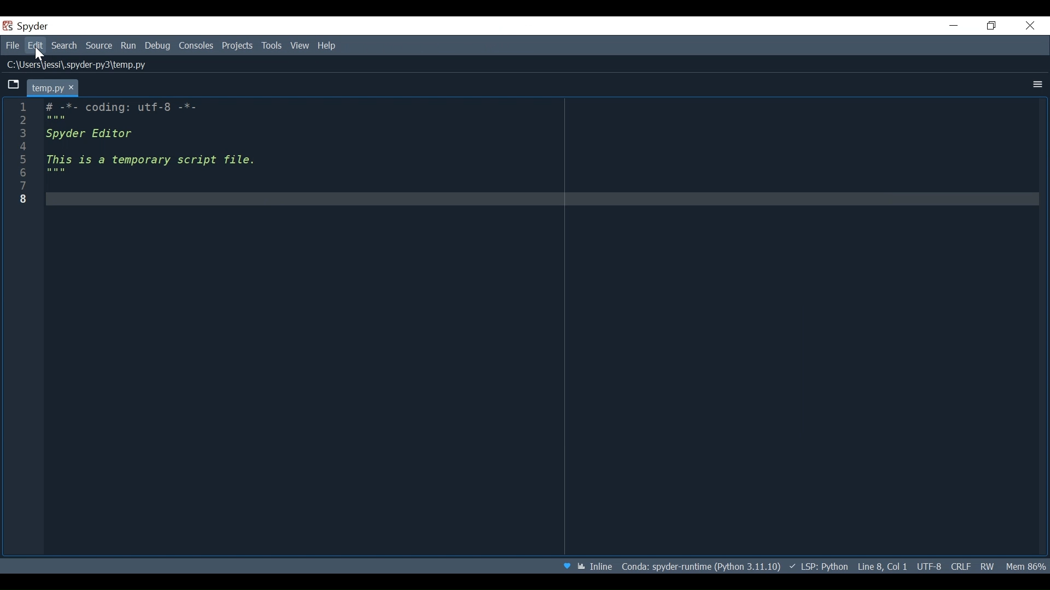 This screenshot has height=590, width=1050. Describe the element at coordinates (37, 46) in the screenshot. I see `Edit` at that location.